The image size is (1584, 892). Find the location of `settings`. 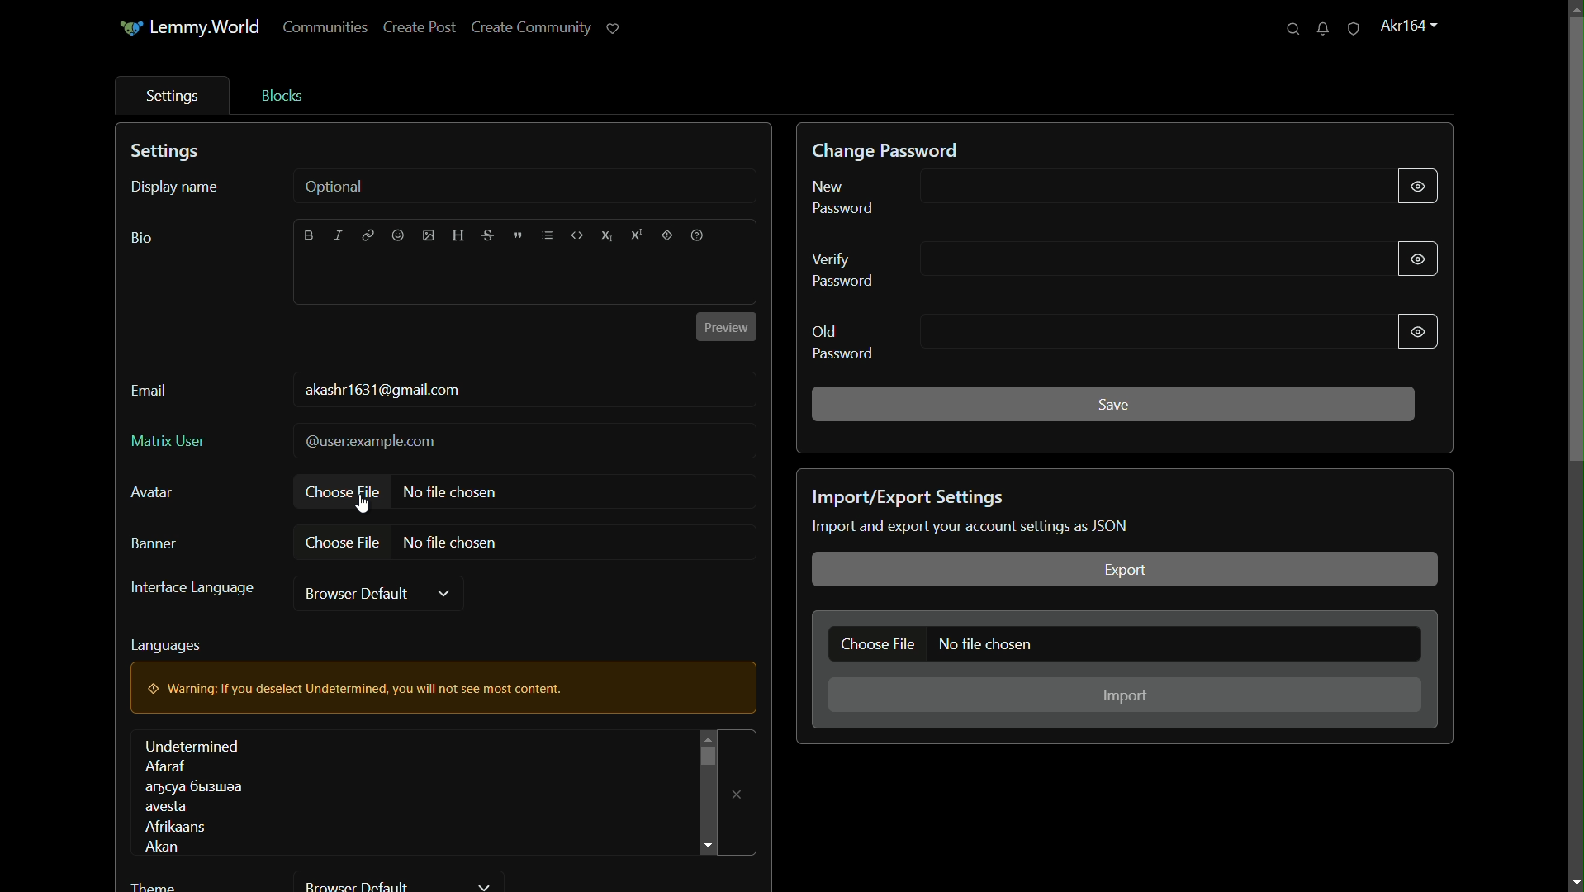

settings is located at coordinates (168, 152).